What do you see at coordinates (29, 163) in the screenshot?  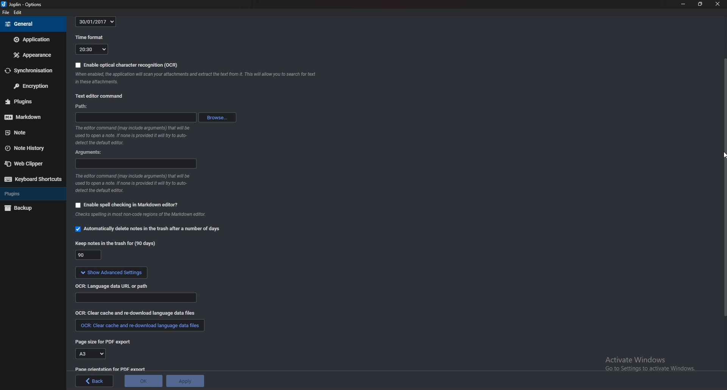 I see `Web clipper` at bounding box center [29, 163].